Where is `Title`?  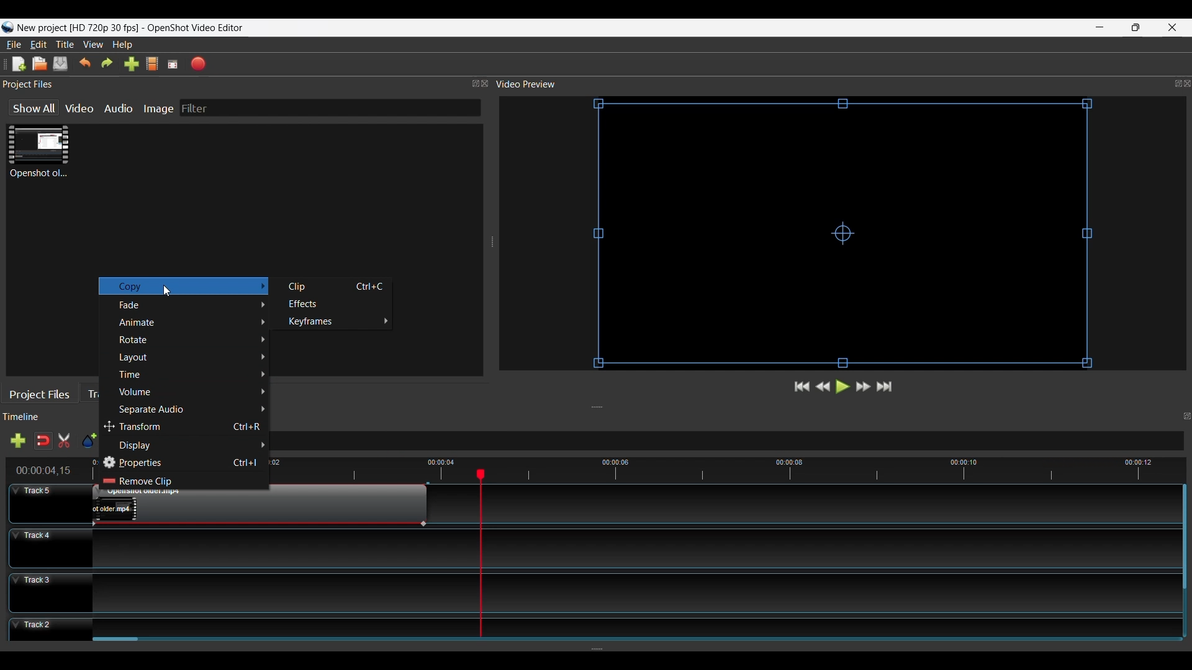 Title is located at coordinates (66, 45).